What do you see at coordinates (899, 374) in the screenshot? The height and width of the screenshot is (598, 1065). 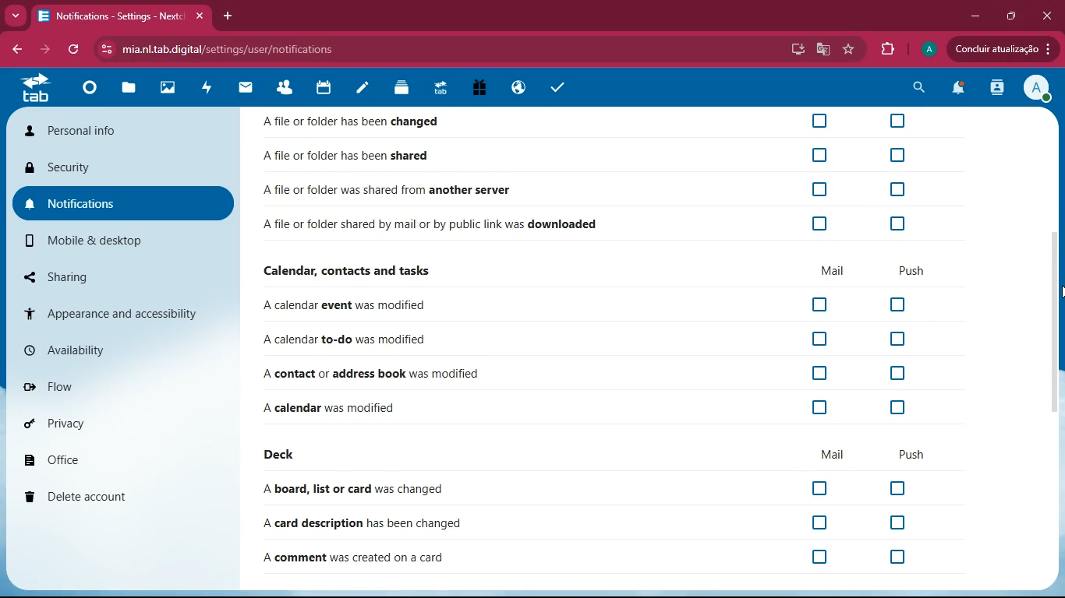 I see `off` at bounding box center [899, 374].